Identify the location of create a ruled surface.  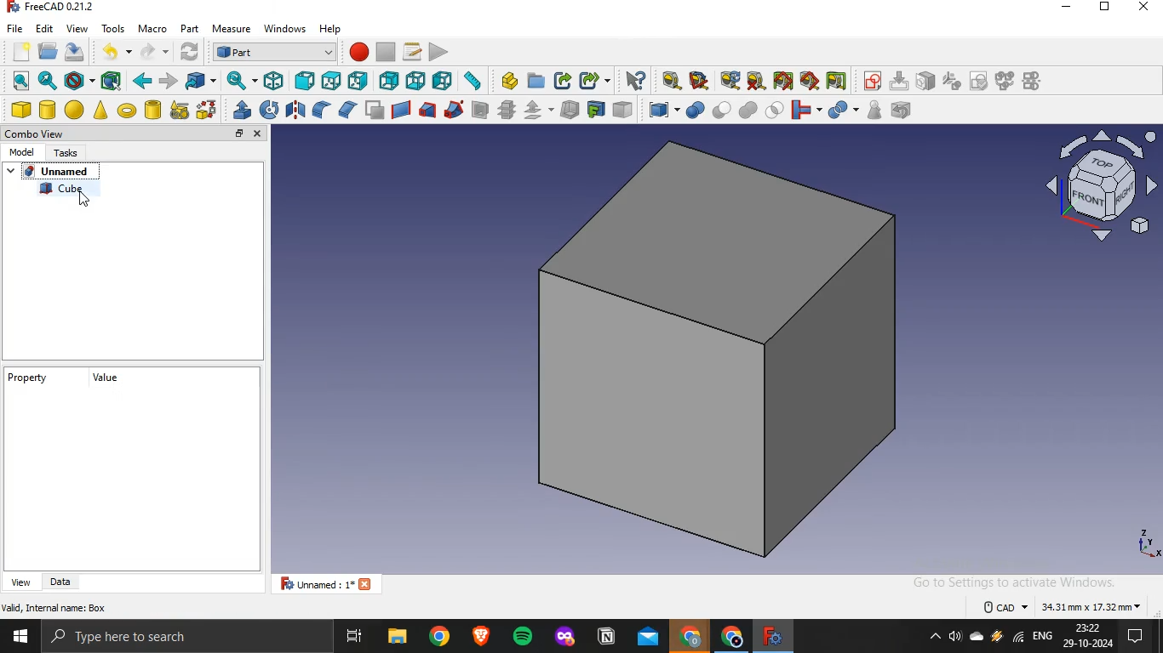
(401, 109).